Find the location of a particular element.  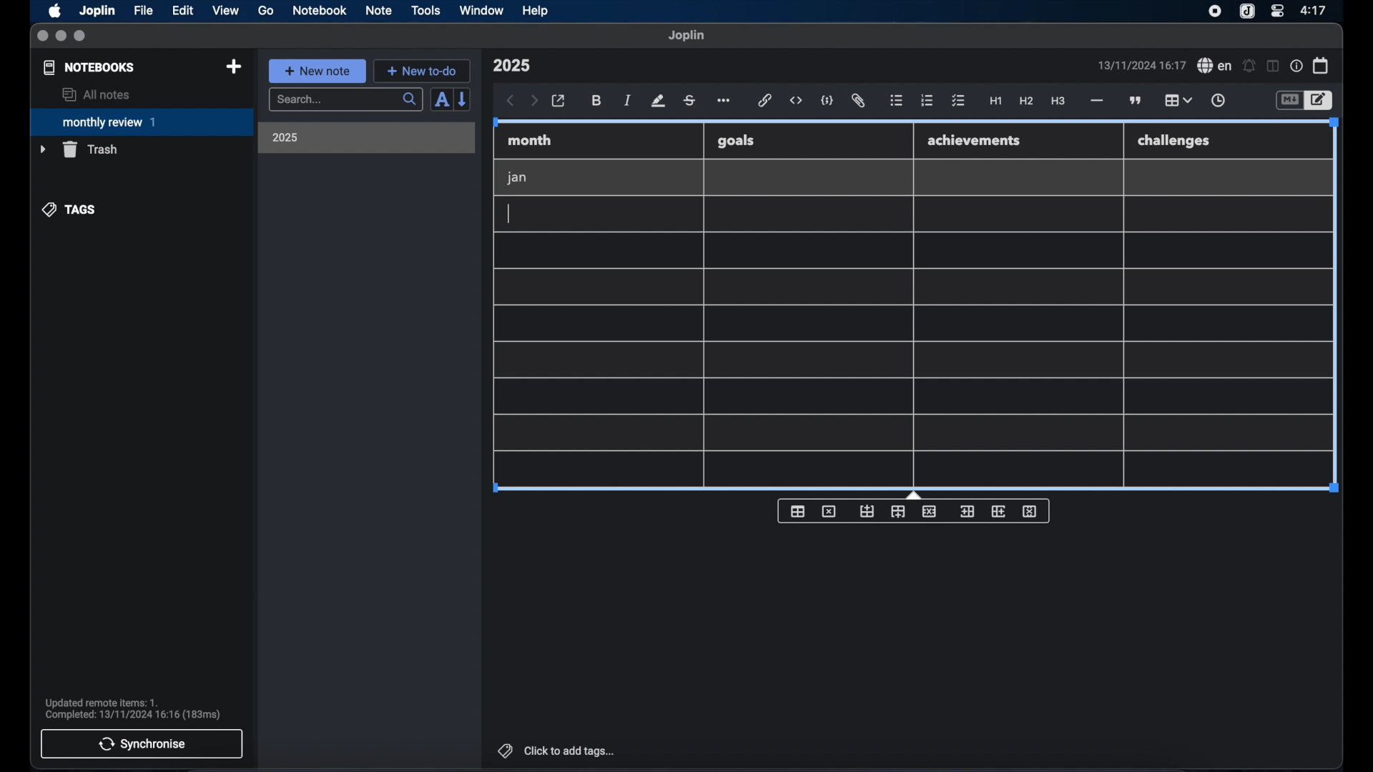

all notes is located at coordinates (96, 94).